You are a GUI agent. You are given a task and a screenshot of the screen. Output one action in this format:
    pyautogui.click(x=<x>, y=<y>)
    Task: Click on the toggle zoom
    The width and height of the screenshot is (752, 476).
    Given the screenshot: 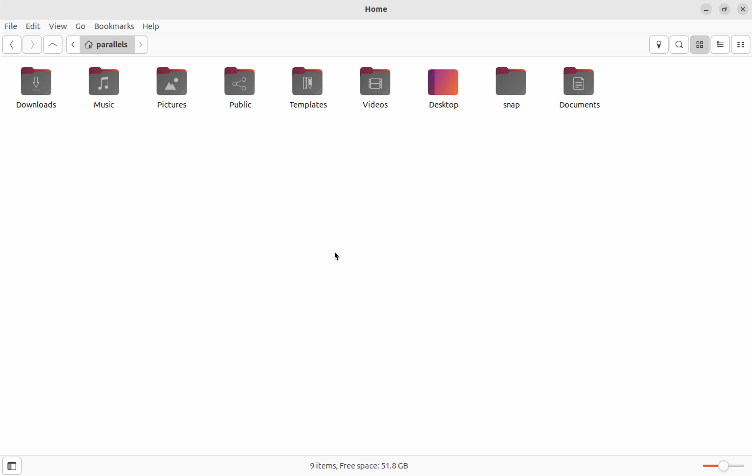 What is the action you would take?
    pyautogui.click(x=720, y=467)
    